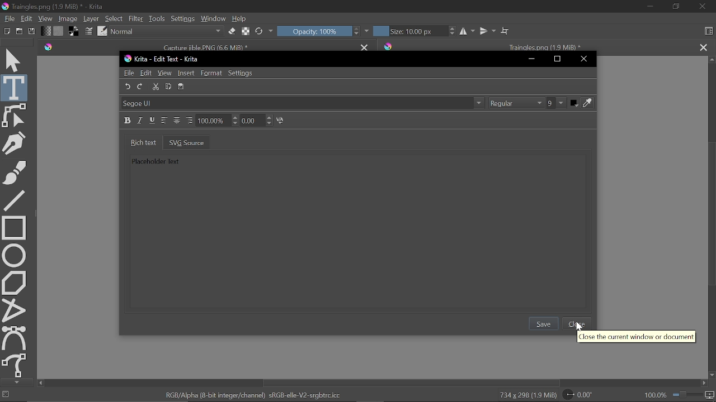 Image resolution: width=716 pixels, height=402 pixels. Describe the element at coordinates (141, 120) in the screenshot. I see `Italic` at that location.